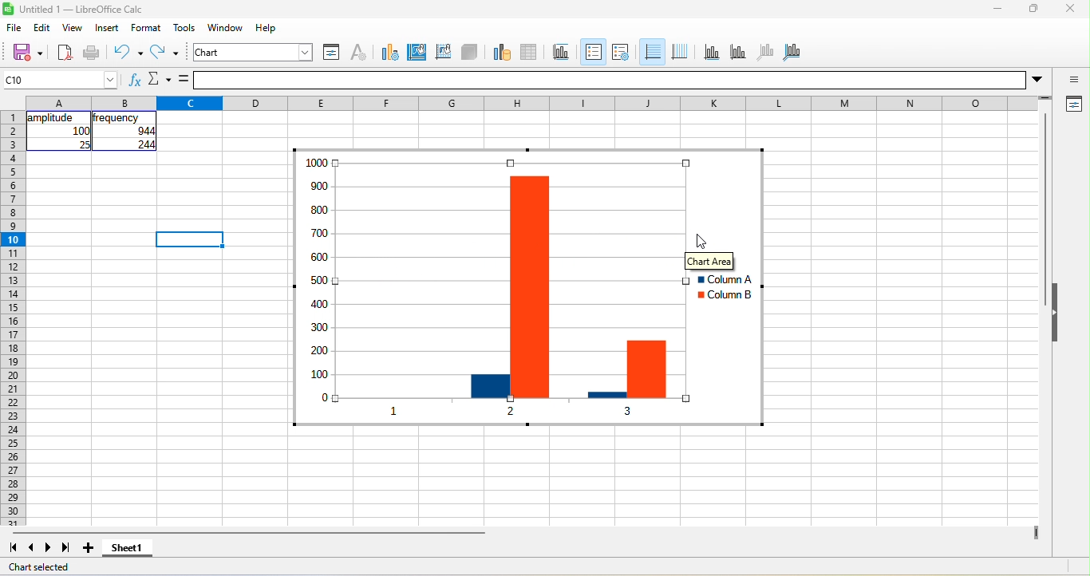 This screenshot has width=1090, height=576. I want to click on horizontal grids, so click(651, 53).